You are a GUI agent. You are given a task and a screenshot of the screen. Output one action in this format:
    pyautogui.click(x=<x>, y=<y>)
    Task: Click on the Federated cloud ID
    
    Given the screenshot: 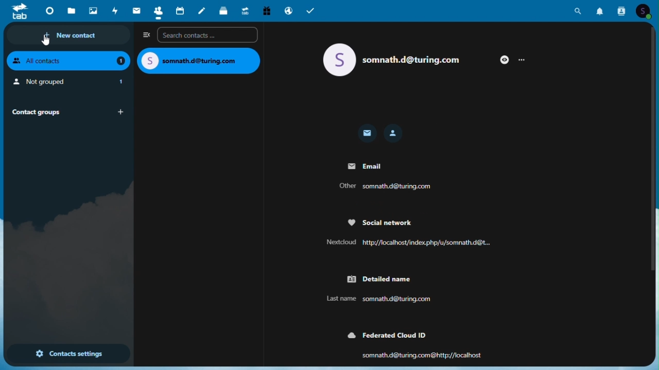 What is the action you would take?
    pyautogui.click(x=409, y=345)
    